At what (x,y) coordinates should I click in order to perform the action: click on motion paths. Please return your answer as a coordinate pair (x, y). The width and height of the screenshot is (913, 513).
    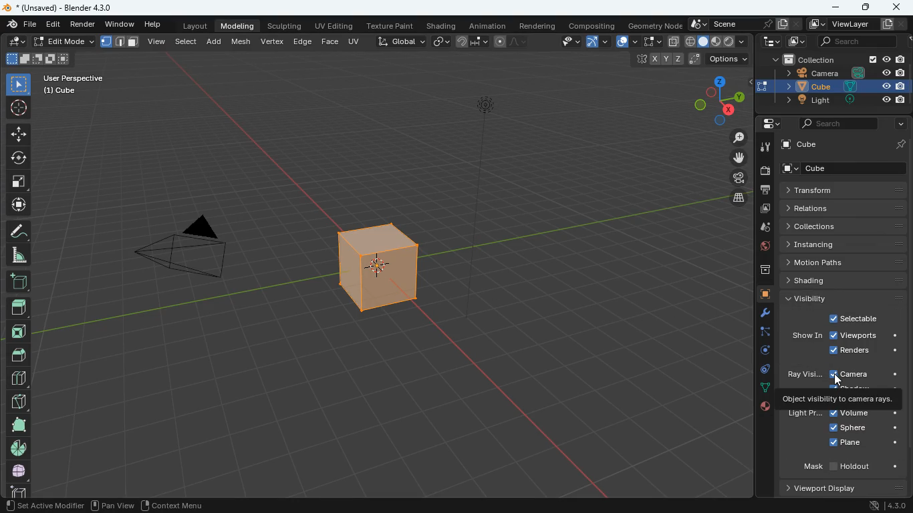
    Looking at the image, I should click on (843, 263).